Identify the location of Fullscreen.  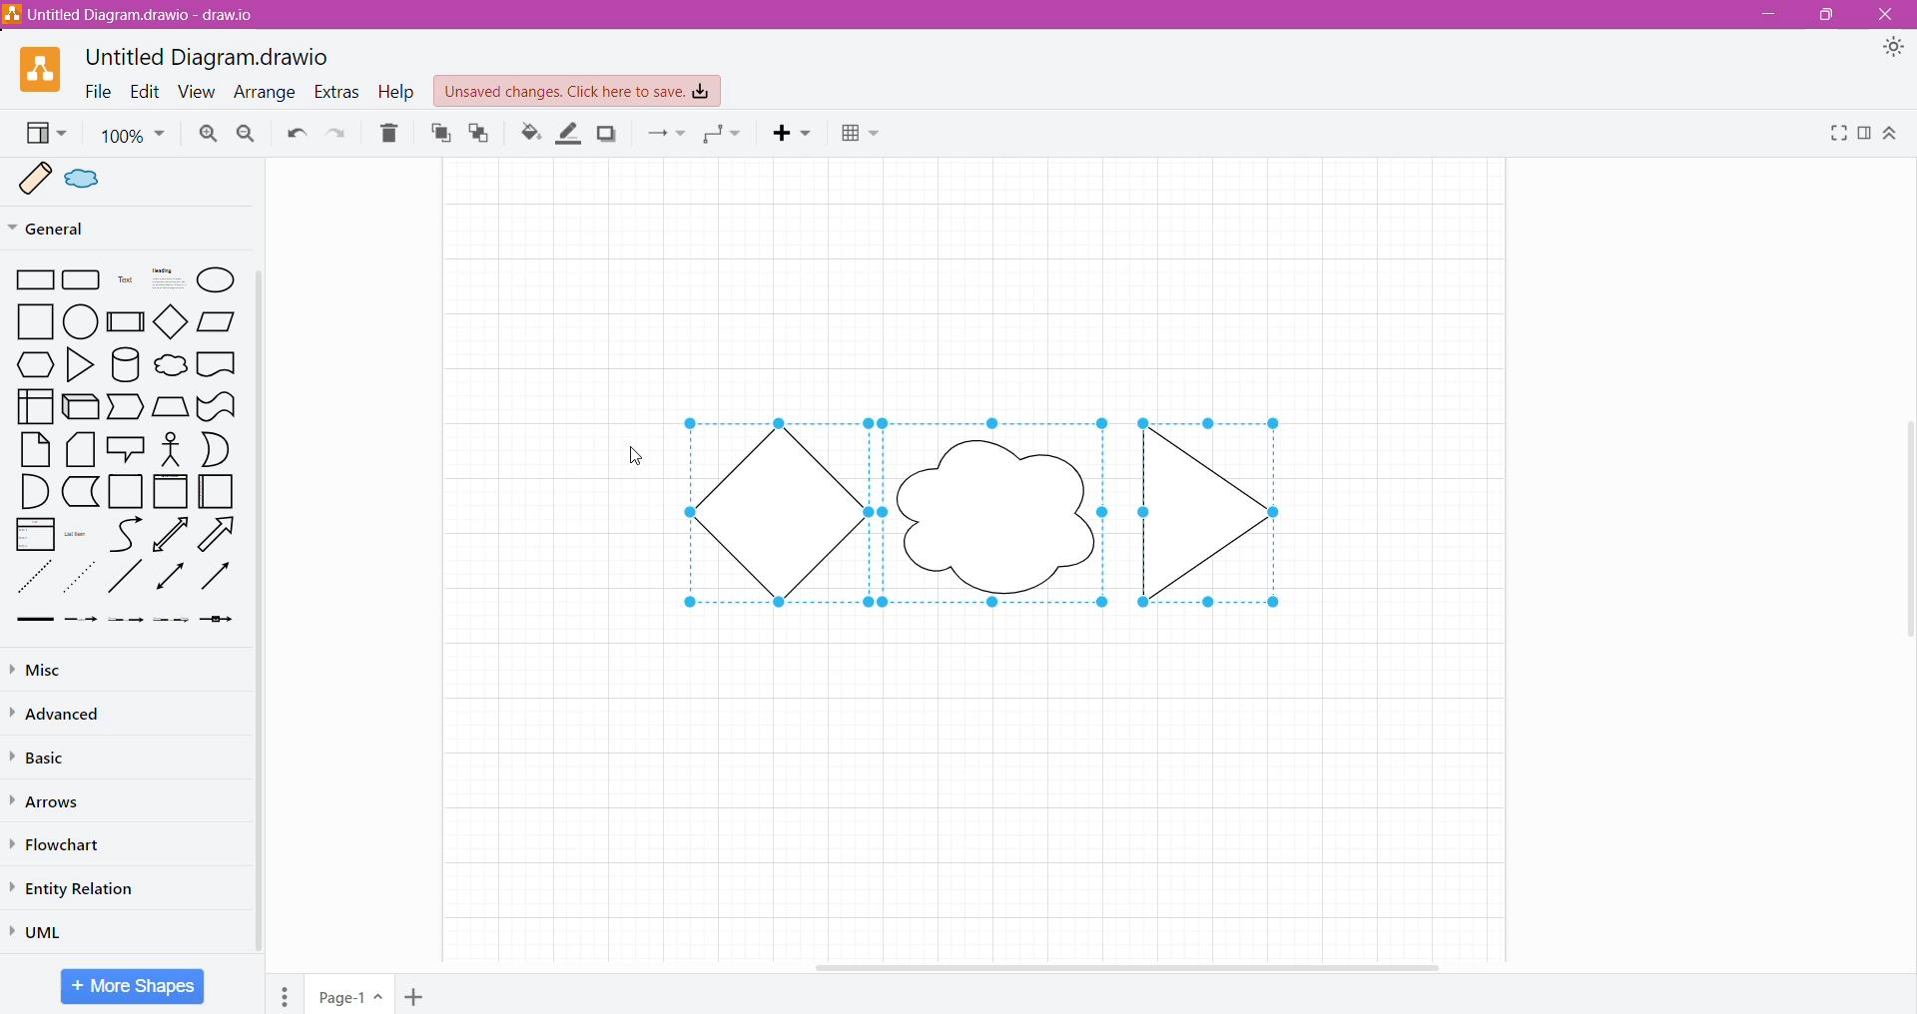
(1837, 136).